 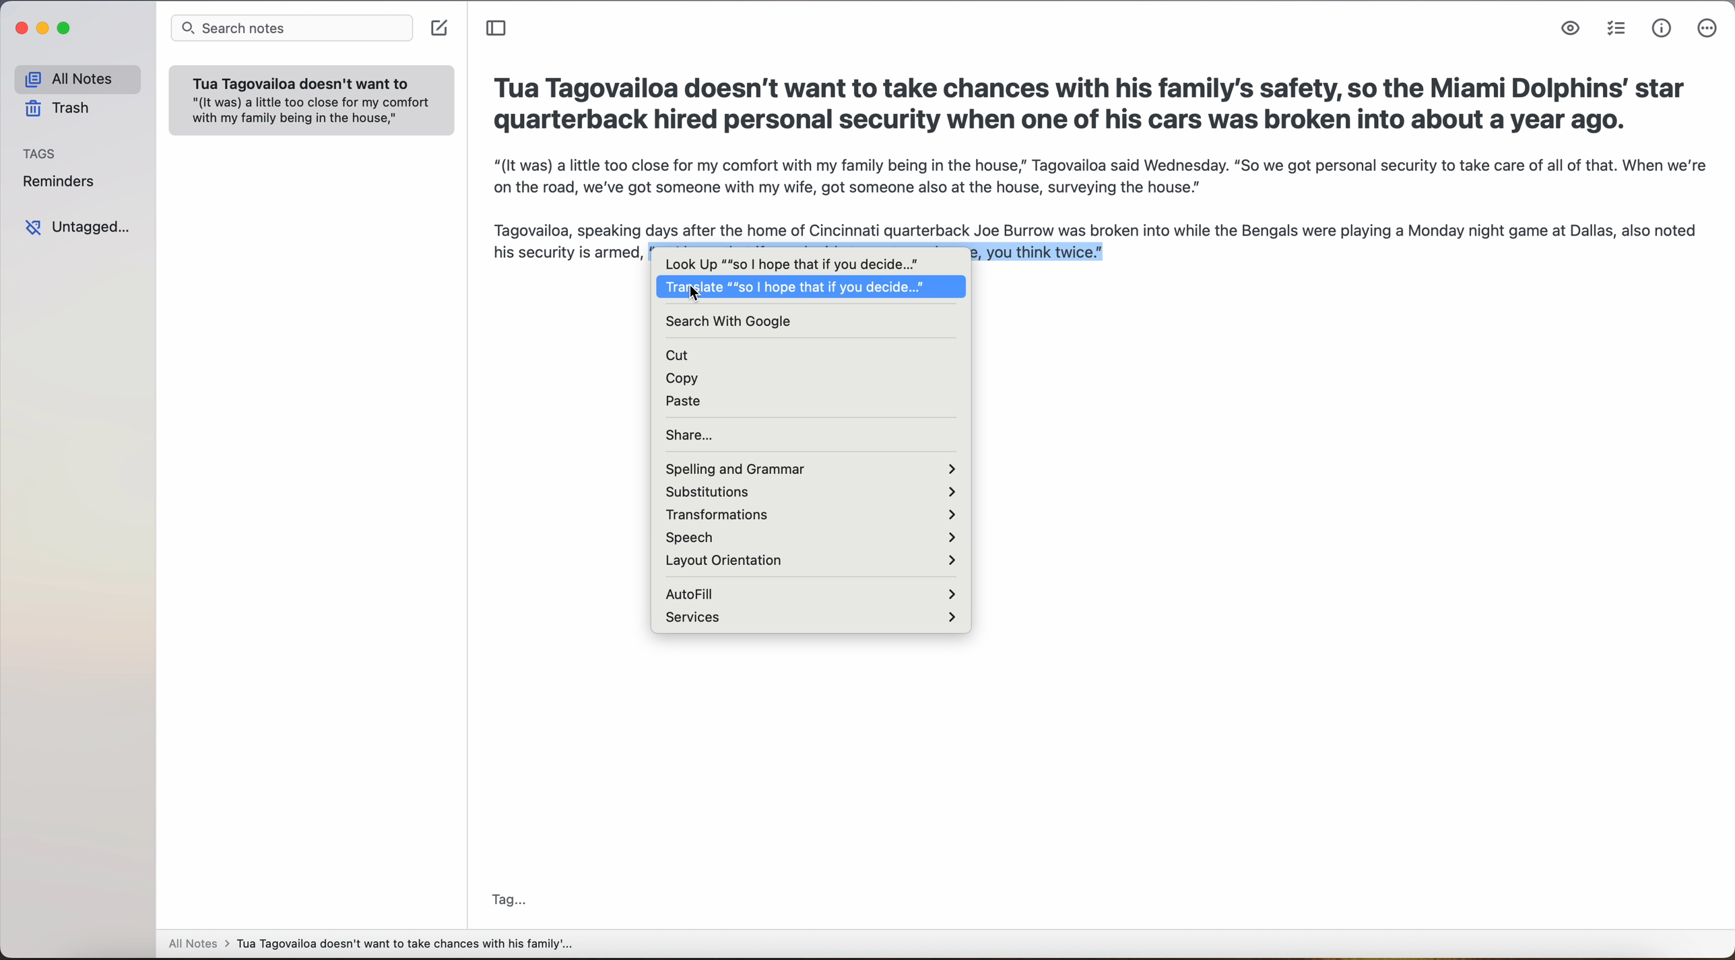 What do you see at coordinates (1571, 30) in the screenshot?
I see `markdown` at bounding box center [1571, 30].